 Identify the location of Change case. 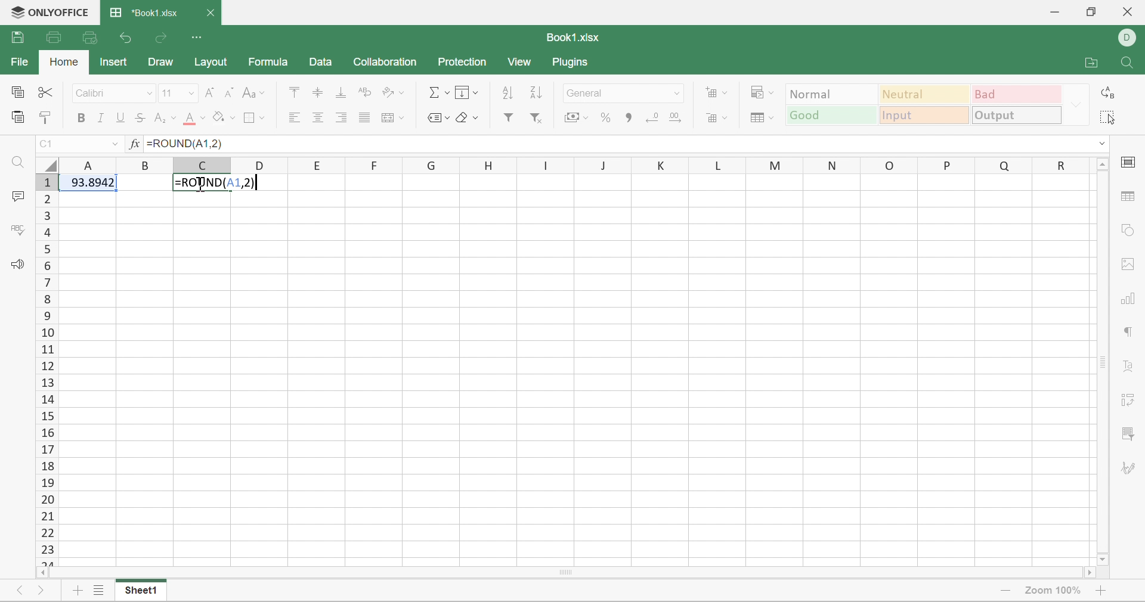
(251, 91).